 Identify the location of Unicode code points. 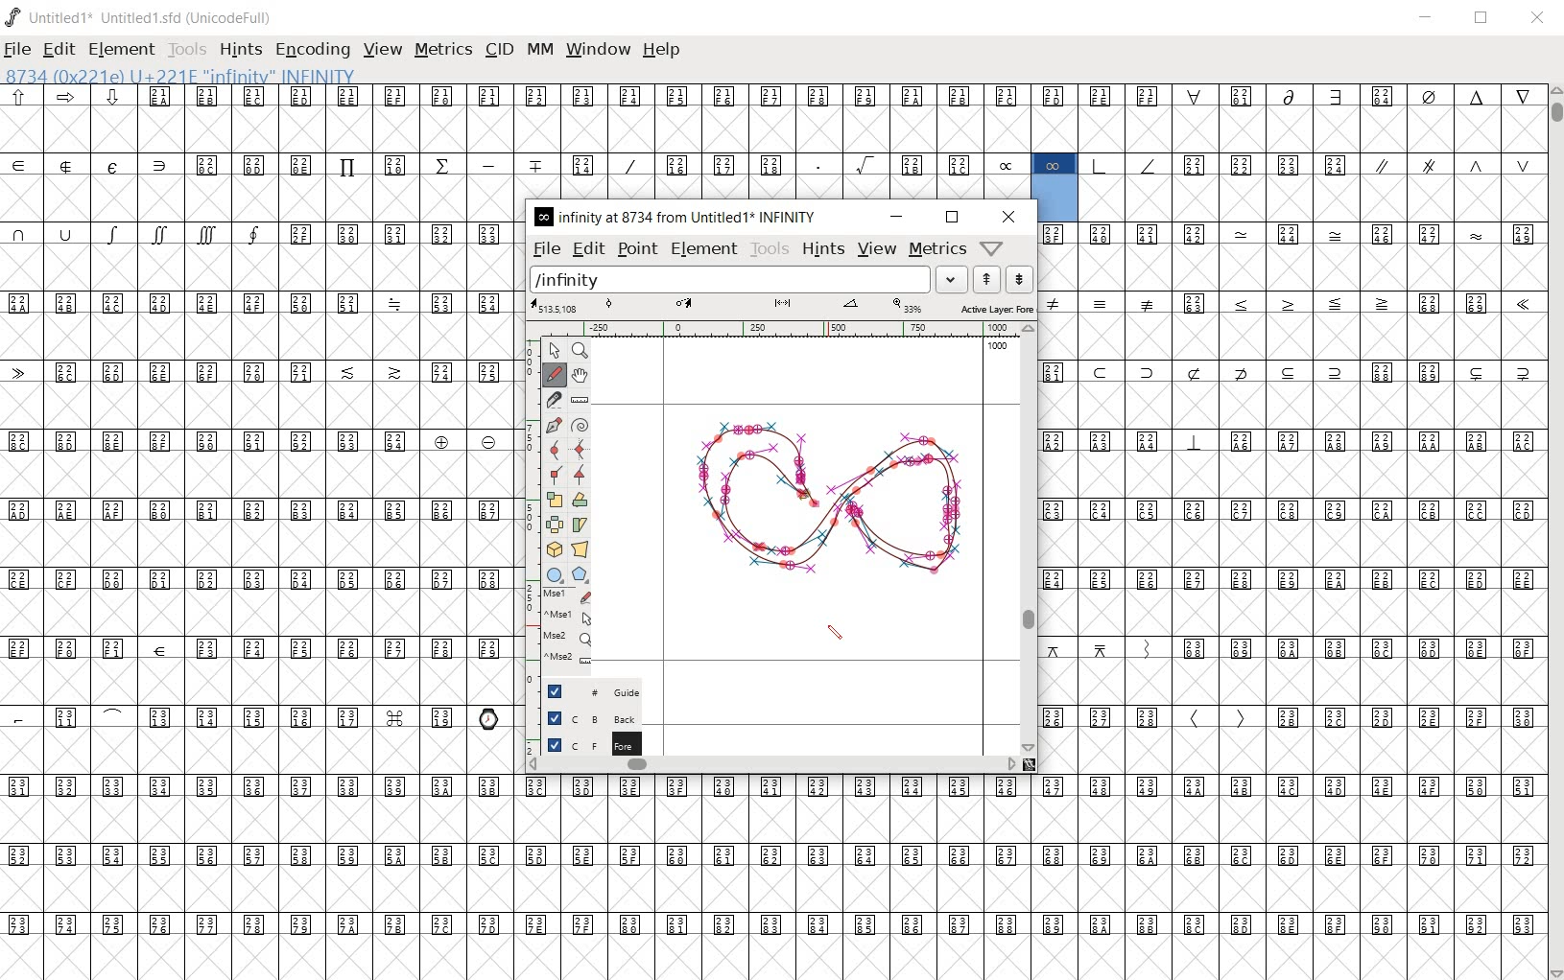
(258, 302).